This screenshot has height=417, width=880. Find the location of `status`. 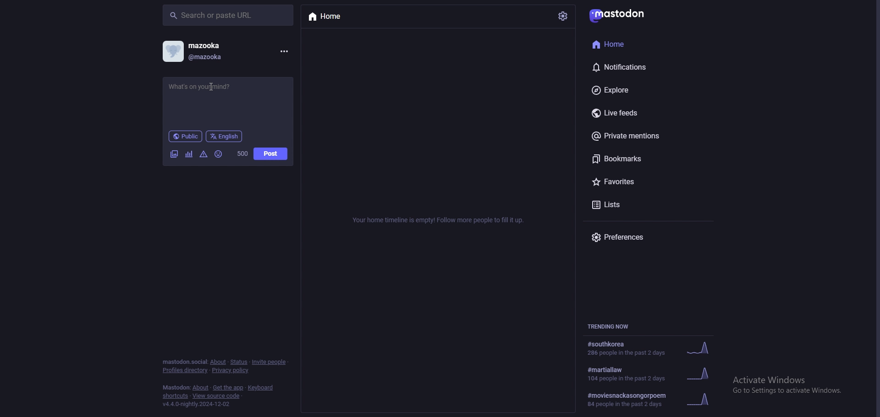

status is located at coordinates (227, 98).